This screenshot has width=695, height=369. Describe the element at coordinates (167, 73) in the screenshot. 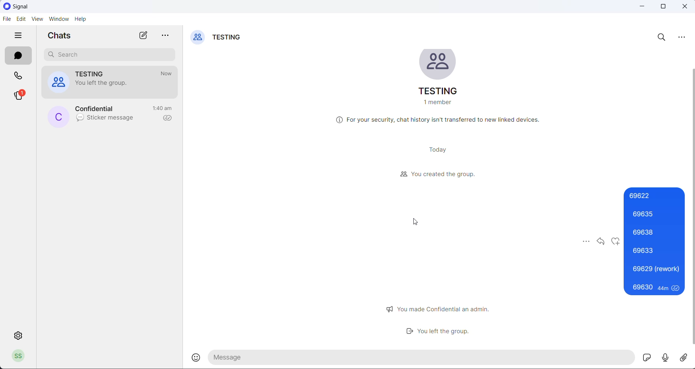

I see `last active time` at that location.